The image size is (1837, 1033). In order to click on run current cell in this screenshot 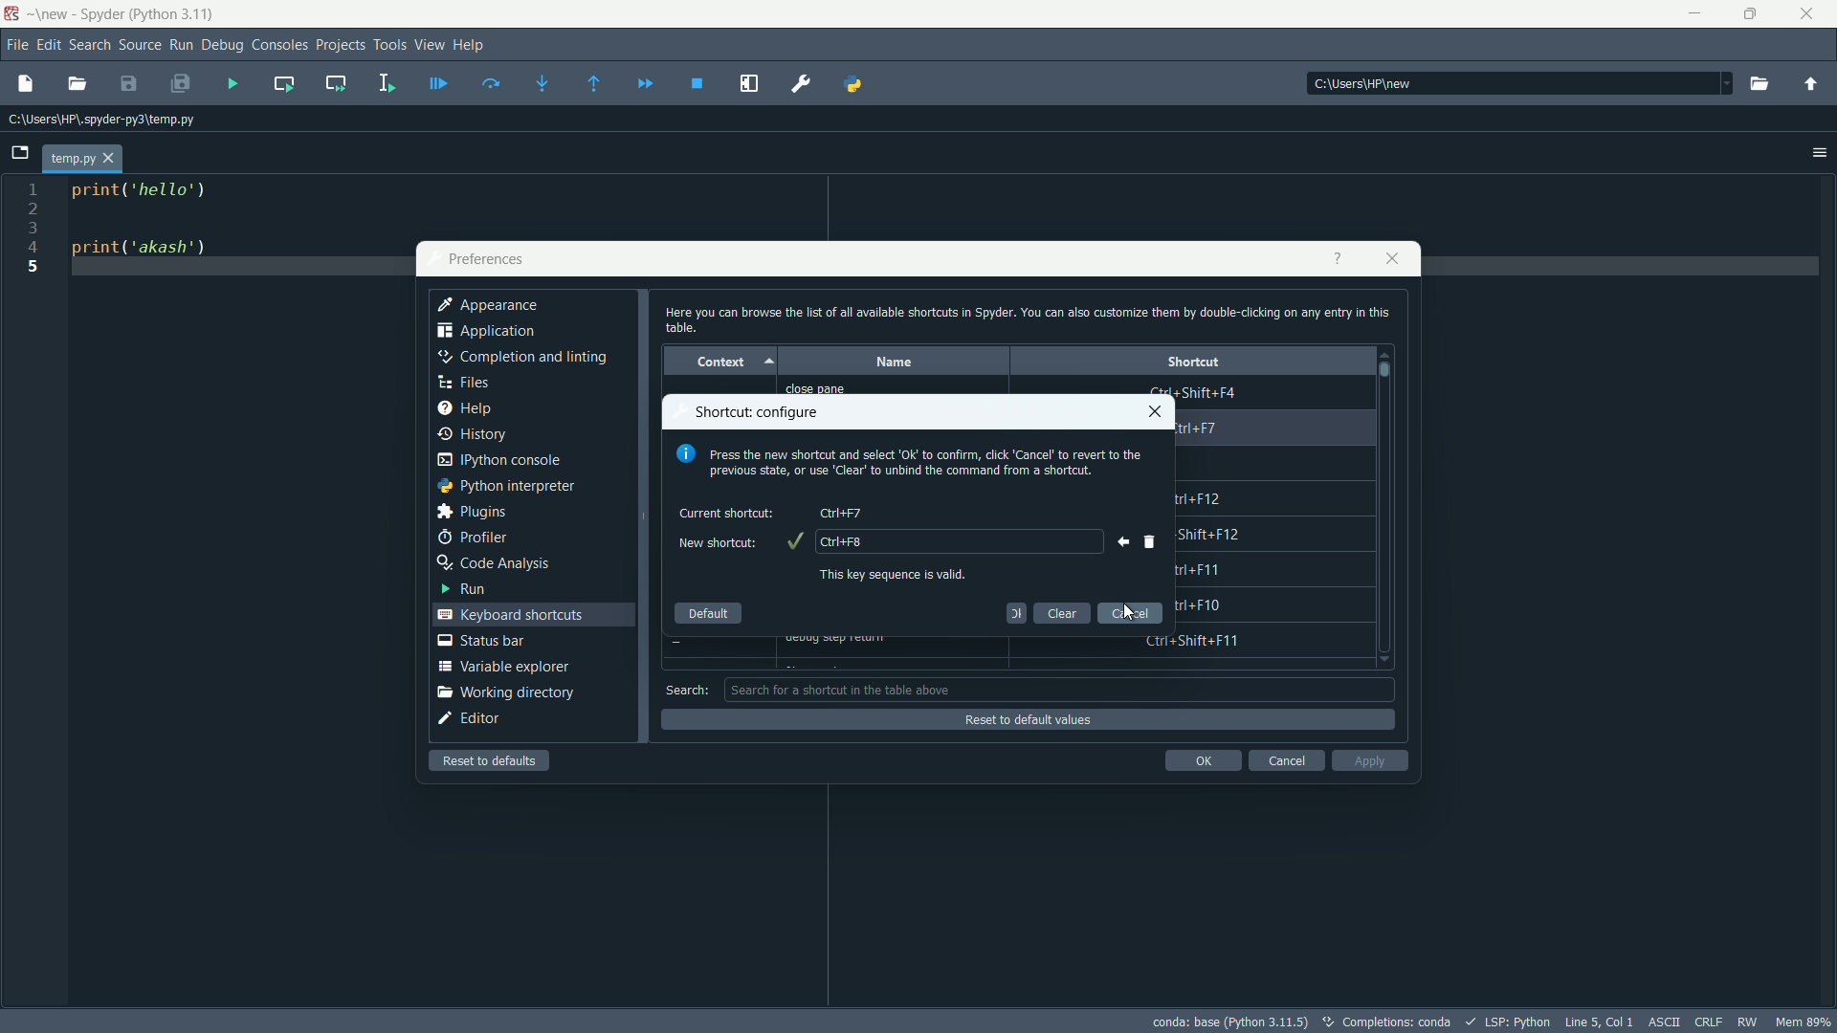, I will do `click(284, 83)`.